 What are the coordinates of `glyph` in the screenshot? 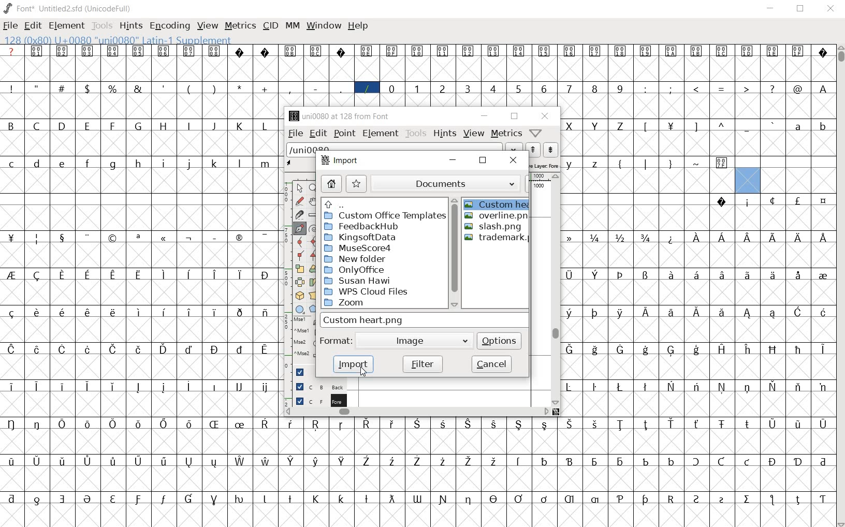 It's located at (366, 51).